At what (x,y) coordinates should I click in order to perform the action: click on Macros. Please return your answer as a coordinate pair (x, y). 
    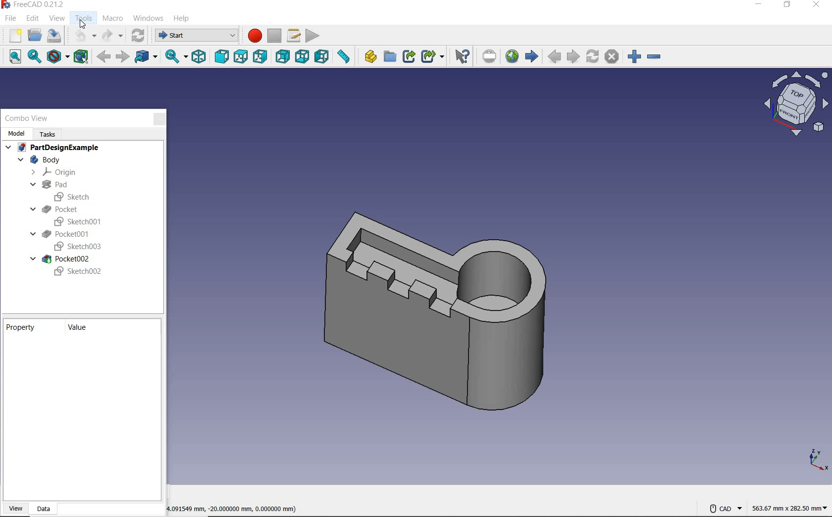
    Looking at the image, I should click on (294, 33).